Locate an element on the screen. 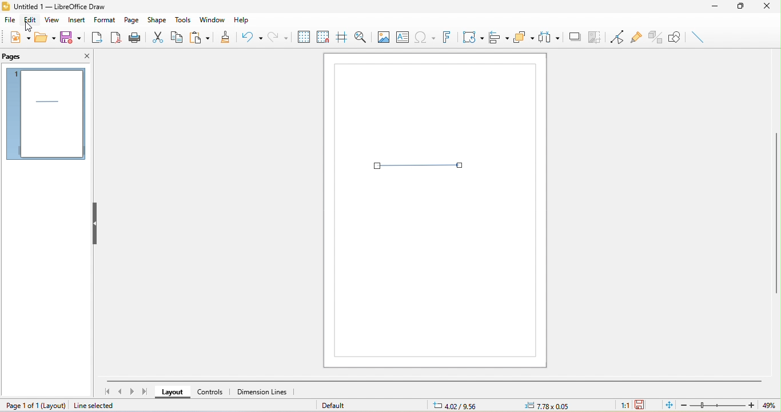  vertical scroll bar is located at coordinates (776, 212).